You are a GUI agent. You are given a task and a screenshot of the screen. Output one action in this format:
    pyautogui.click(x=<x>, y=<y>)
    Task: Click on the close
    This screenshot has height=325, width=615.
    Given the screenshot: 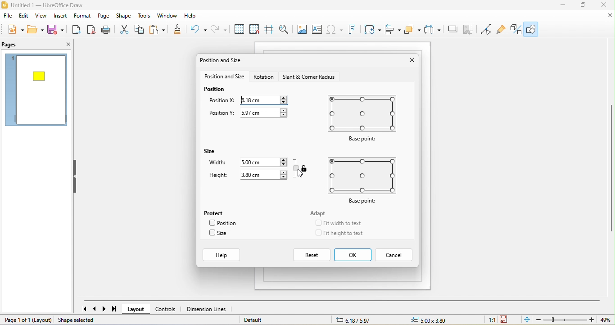 What is the action you would take?
    pyautogui.click(x=608, y=16)
    